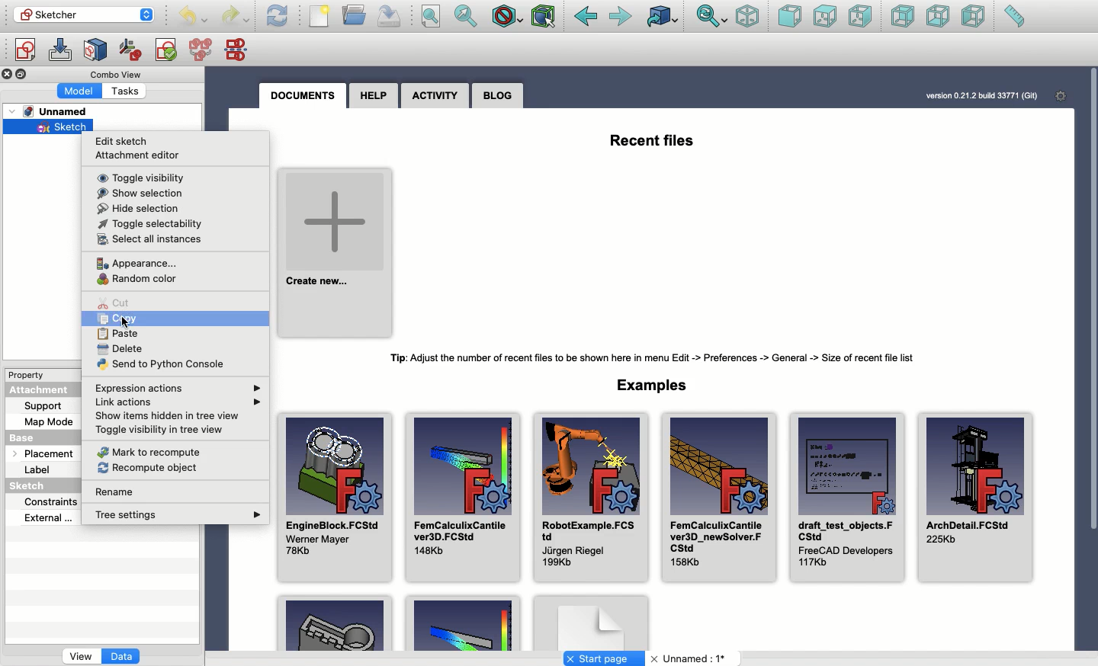 This screenshot has height=666, width=1098. Describe the element at coordinates (239, 49) in the screenshot. I see `Mirror sketch` at that location.